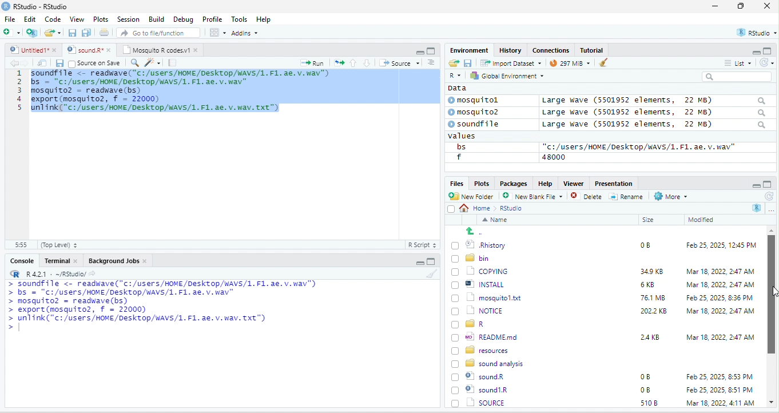 The width and height of the screenshot is (779, 413). I want to click on Large wave (5501952 elements, 22 MB), so click(654, 125).